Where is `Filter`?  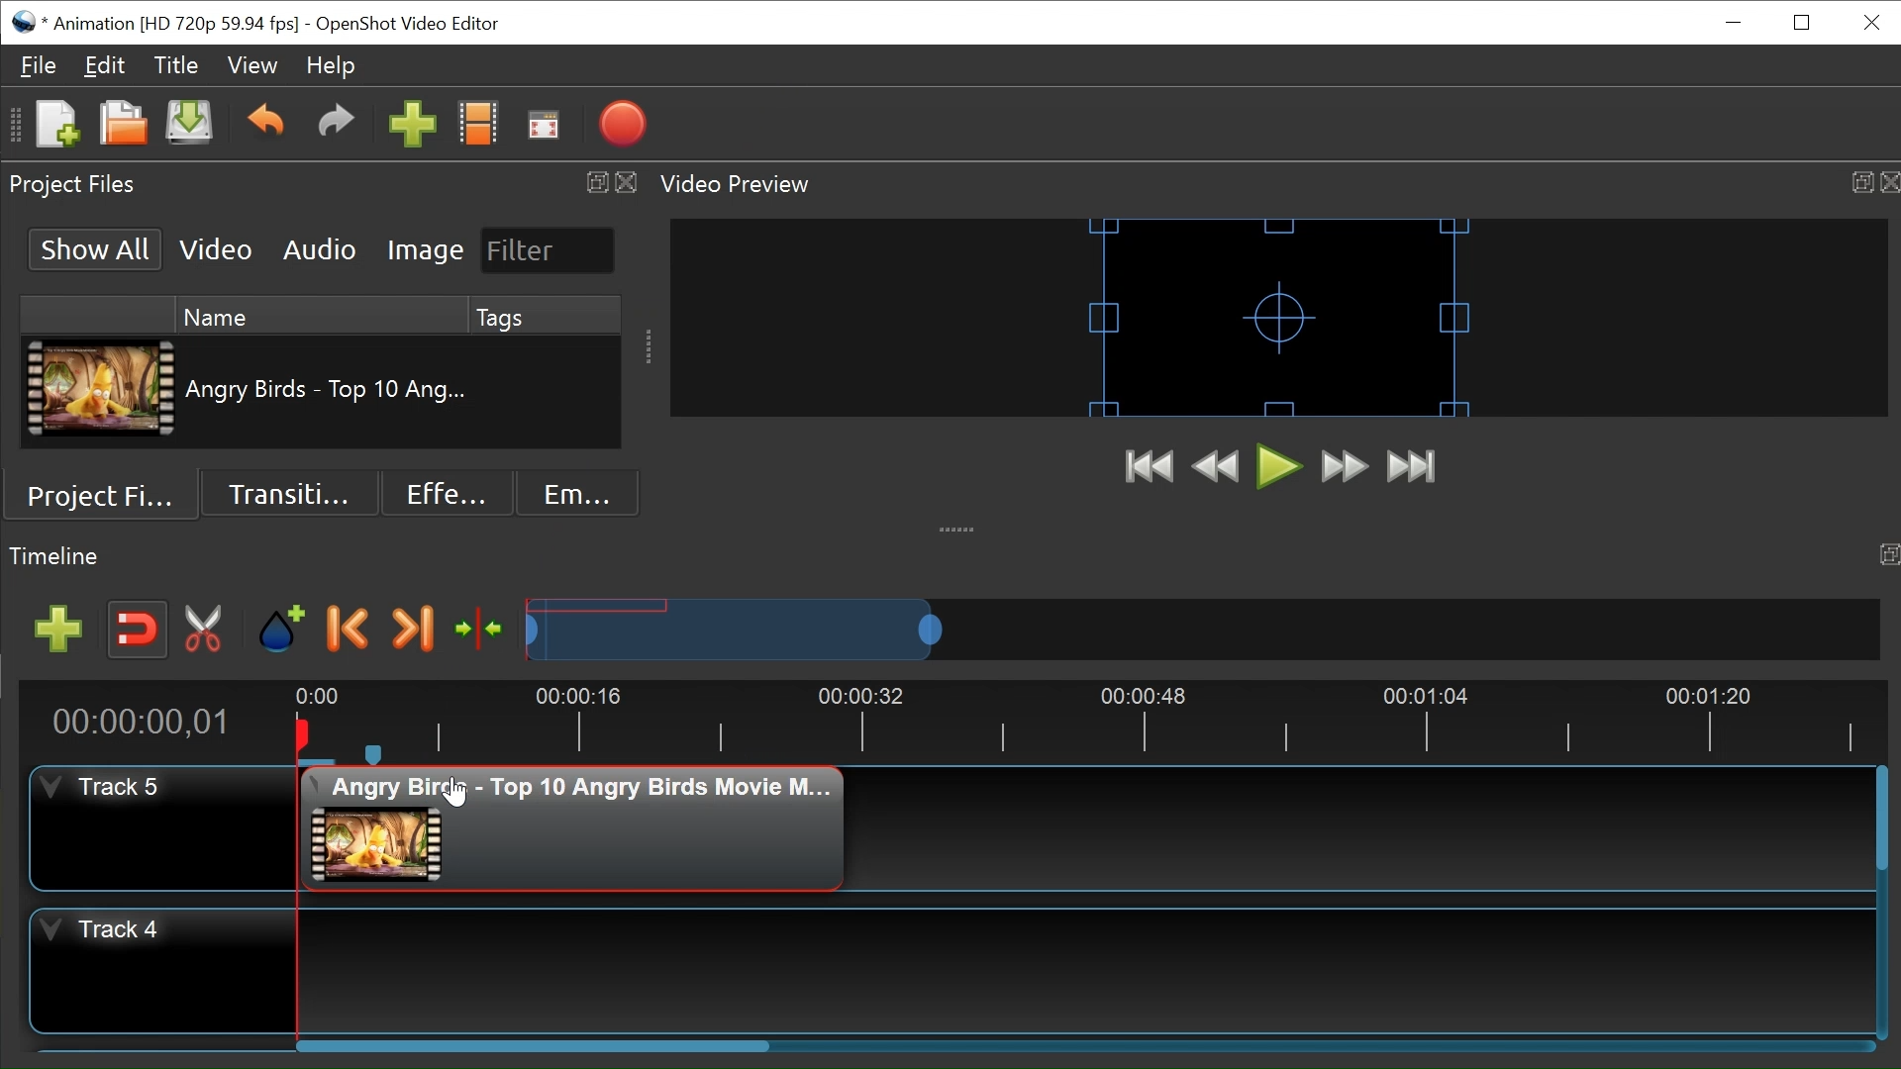 Filter is located at coordinates (549, 250).